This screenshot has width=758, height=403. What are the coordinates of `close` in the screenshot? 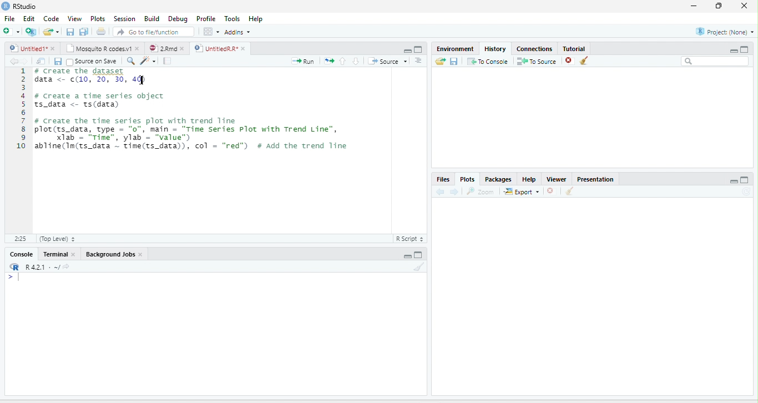 It's located at (141, 254).